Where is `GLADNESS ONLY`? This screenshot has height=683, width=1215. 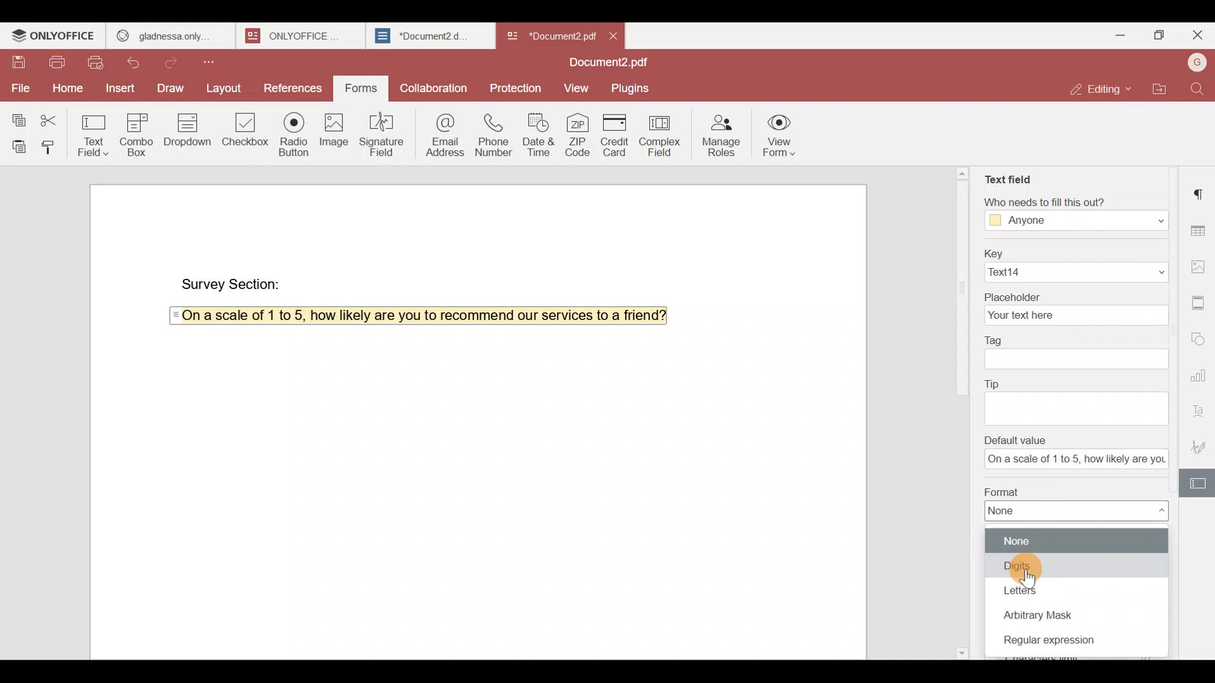
GLADNESS ONLY is located at coordinates (166, 33).